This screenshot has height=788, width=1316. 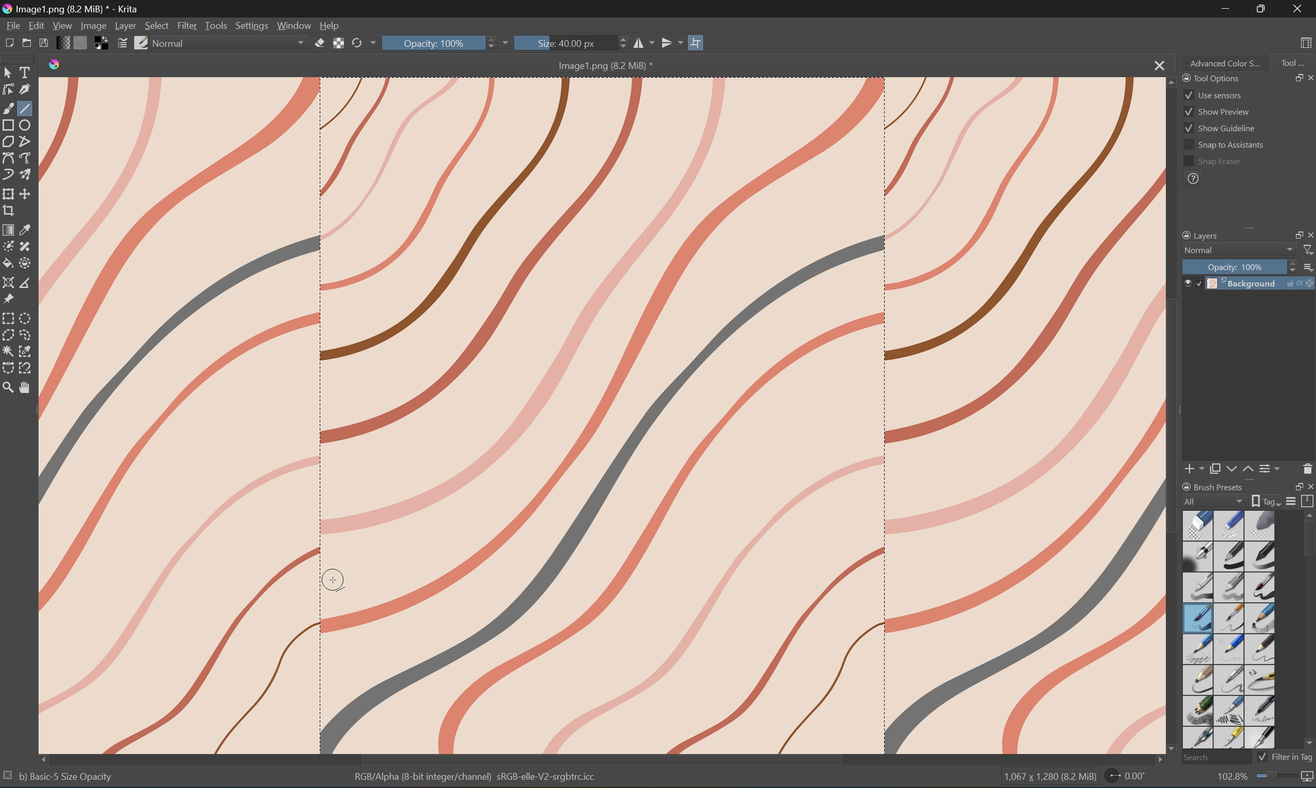 What do you see at coordinates (8, 318) in the screenshot?
I see `Rectangular selection` at bounding box center [8, 318].